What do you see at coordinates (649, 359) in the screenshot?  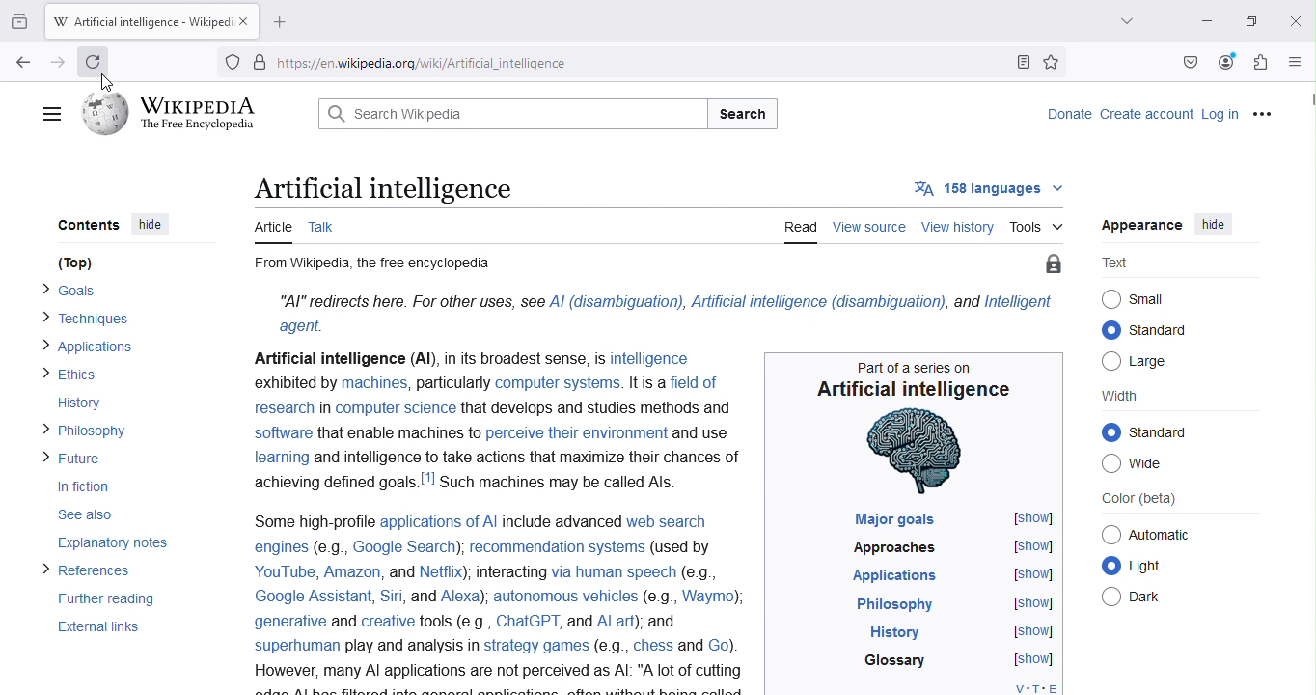 I see `intelligence` at bounding box center [649, 359].